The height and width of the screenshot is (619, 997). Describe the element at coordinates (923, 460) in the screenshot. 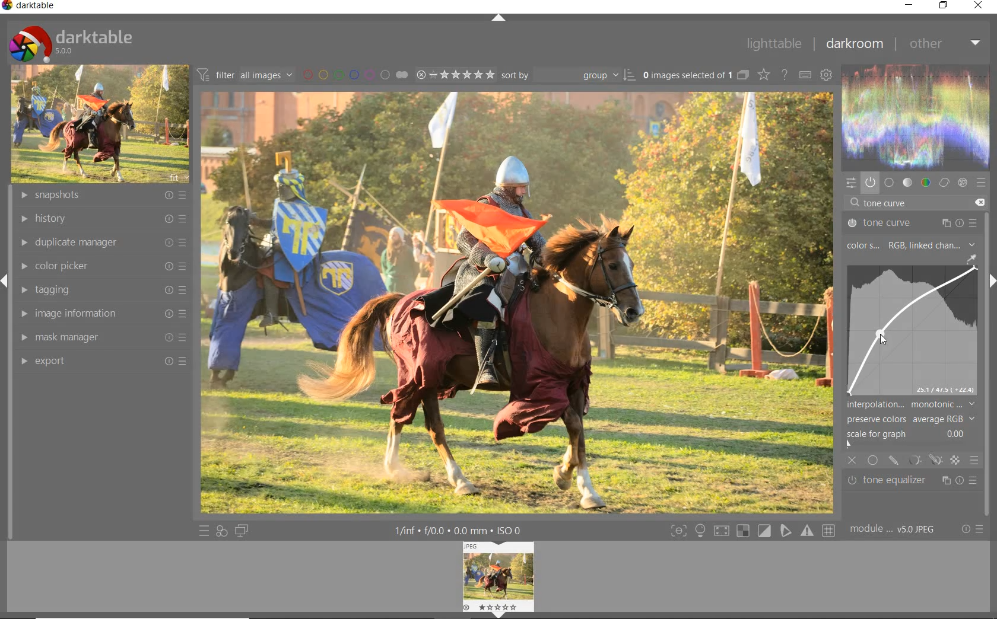

I see `mask options` at that location.